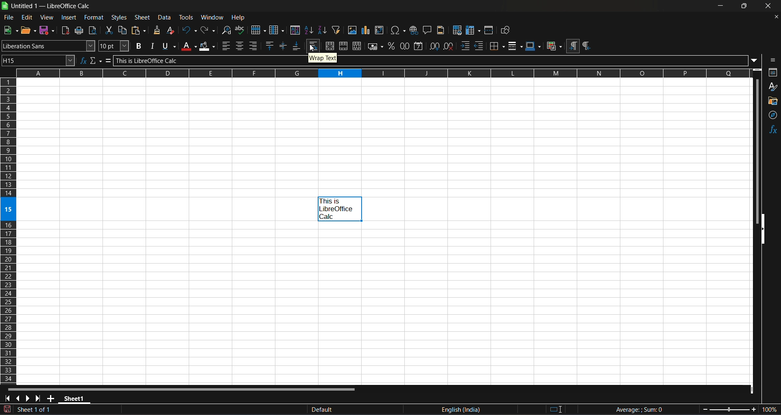 The height and width of the screenshot is (415, 781). Describe the element at coordinates (70, 17) in the screenshot. I see `insert` at that location.